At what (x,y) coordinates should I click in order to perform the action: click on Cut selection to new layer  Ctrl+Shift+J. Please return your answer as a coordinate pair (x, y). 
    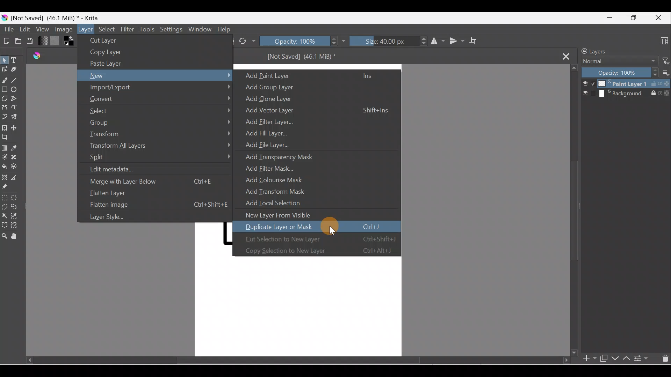
    Looking at the image, I should click on (317, 238).